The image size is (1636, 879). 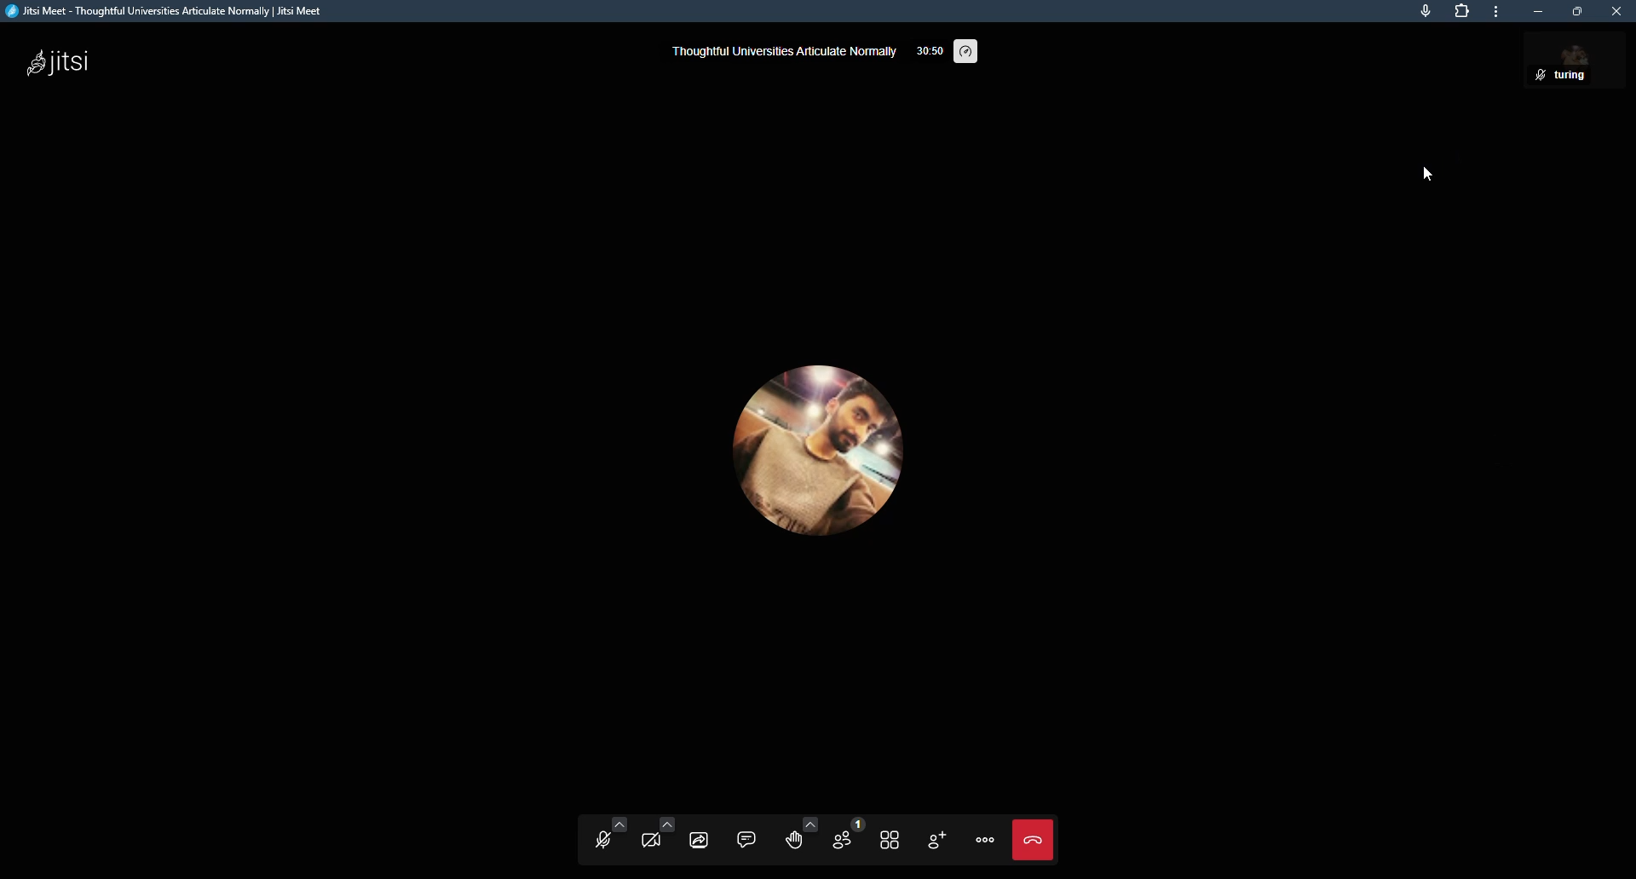 What do you see at coordinates (1619, 11) in the screenshot?
I see `close` at bounding box center [1619, 11].